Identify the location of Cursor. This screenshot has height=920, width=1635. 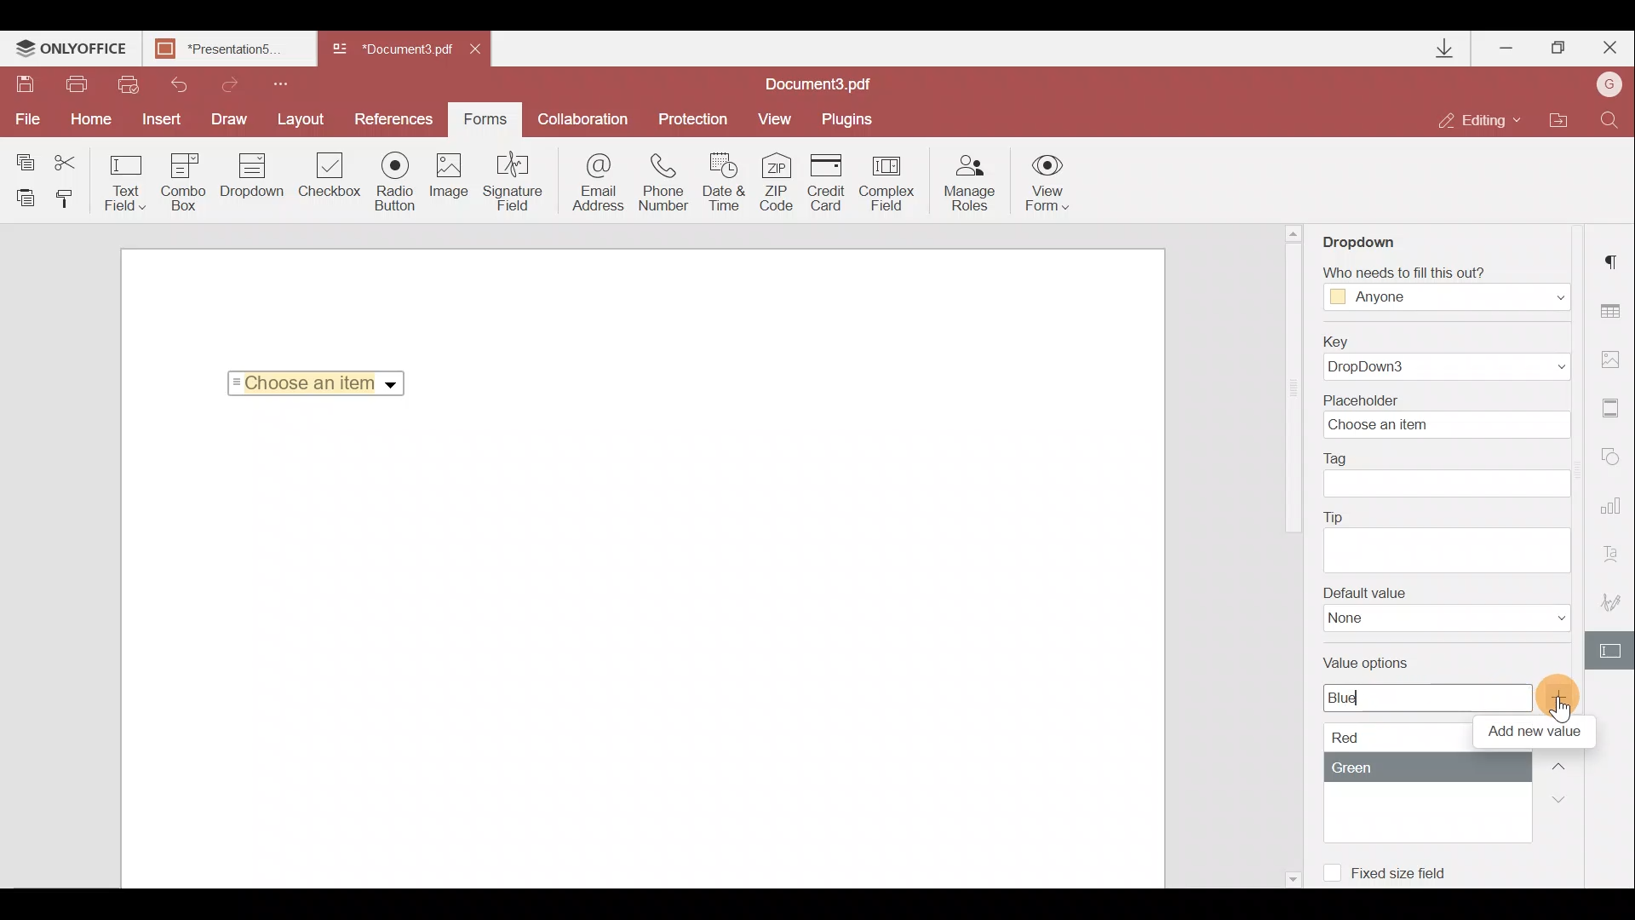
(1562, 703).